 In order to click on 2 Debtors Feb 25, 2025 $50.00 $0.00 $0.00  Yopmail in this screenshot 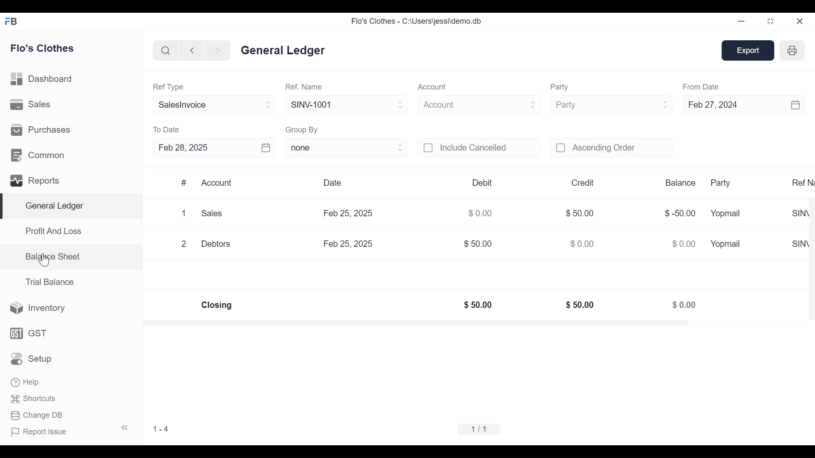, I will do `click(460, 244)`.